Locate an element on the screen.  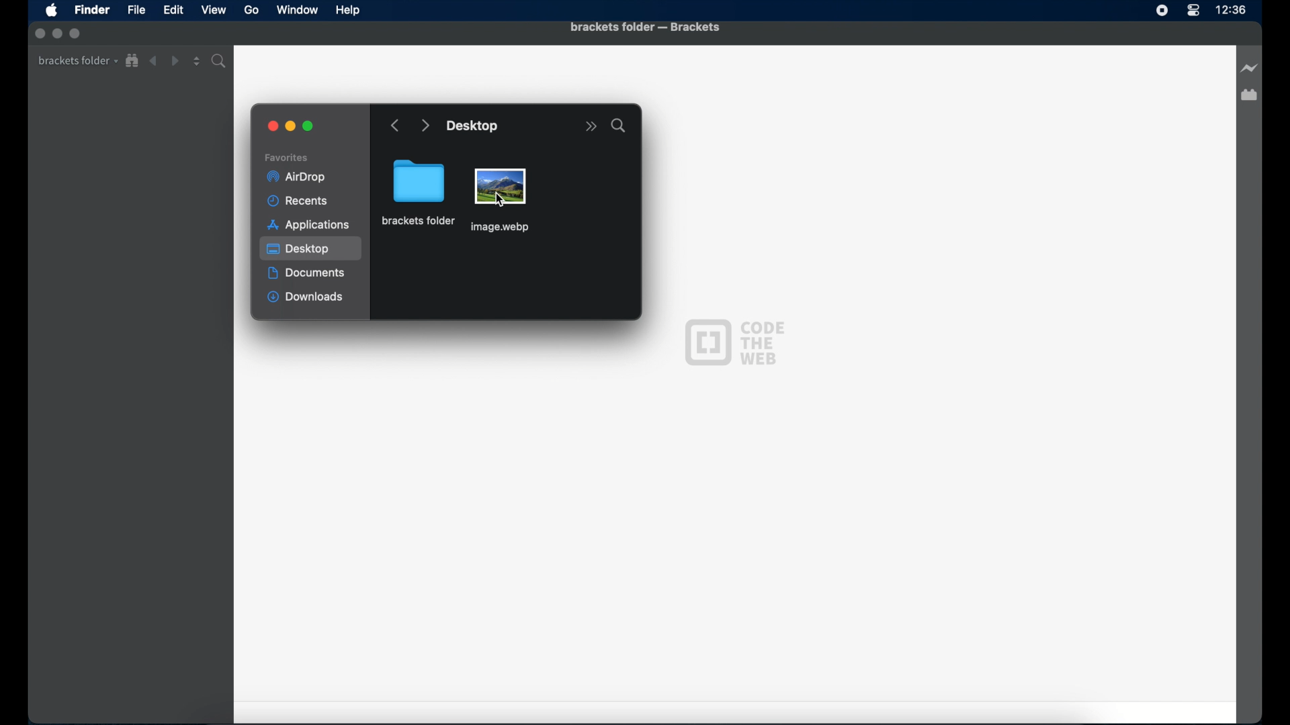
brackets folder - brackets is located at coordinates (645, 28).